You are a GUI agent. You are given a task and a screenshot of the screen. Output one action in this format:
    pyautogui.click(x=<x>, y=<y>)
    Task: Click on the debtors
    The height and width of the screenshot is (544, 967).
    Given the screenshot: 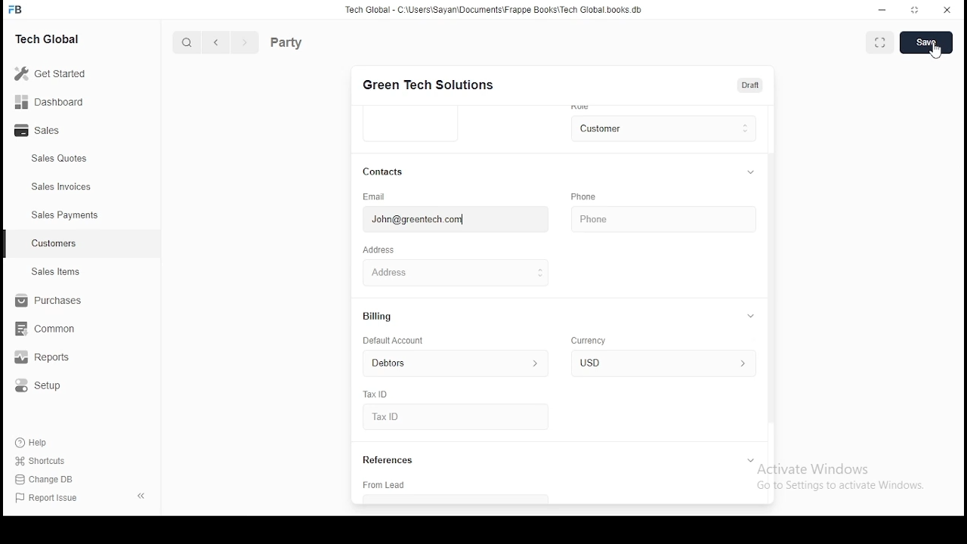 What is the action you would take?
    pyautogui.click(x=449, y=363)
    